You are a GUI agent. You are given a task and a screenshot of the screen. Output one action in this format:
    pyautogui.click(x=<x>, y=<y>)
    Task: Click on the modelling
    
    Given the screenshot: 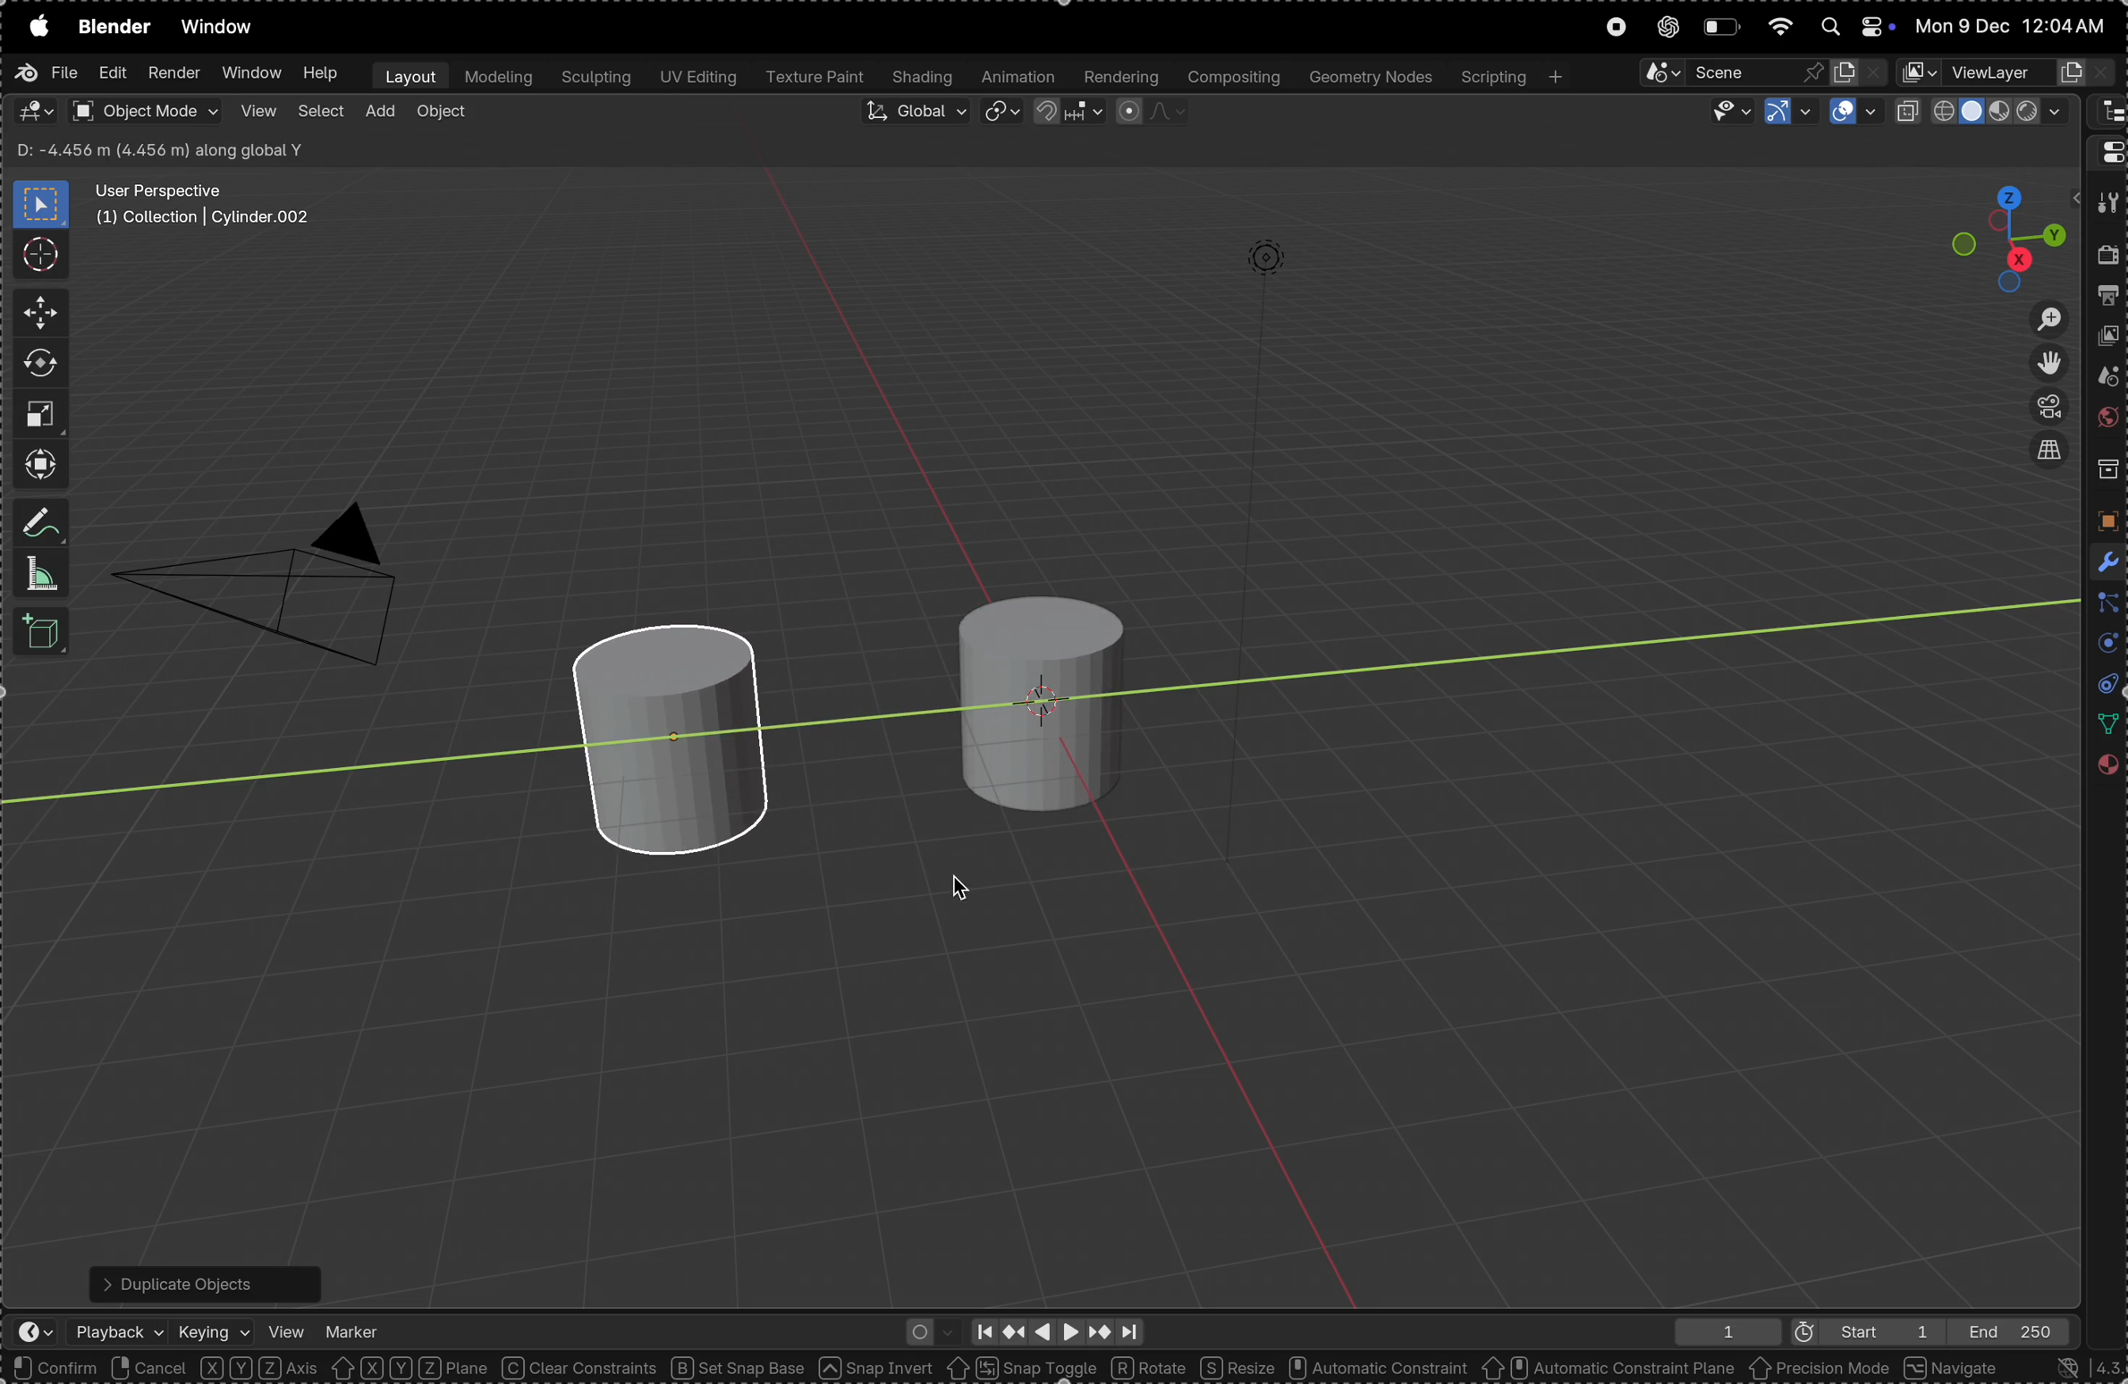 What is the action you would take?
    pyautogui.click(x=498, y=76)
    